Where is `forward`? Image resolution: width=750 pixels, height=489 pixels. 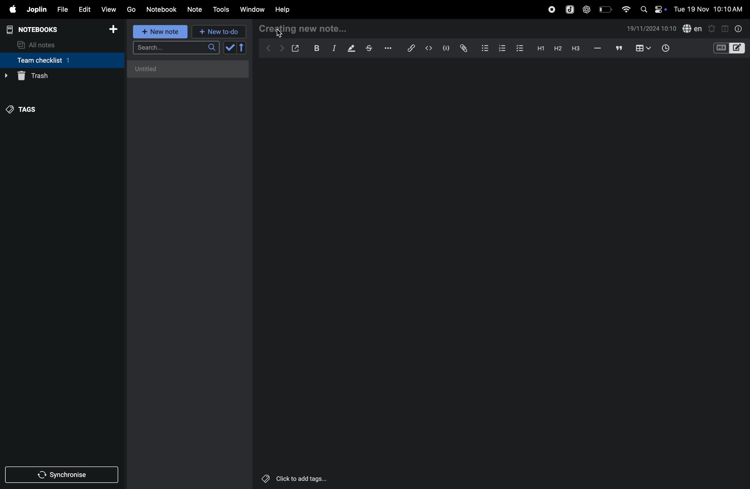
forward is located at coordinates (280, 48).